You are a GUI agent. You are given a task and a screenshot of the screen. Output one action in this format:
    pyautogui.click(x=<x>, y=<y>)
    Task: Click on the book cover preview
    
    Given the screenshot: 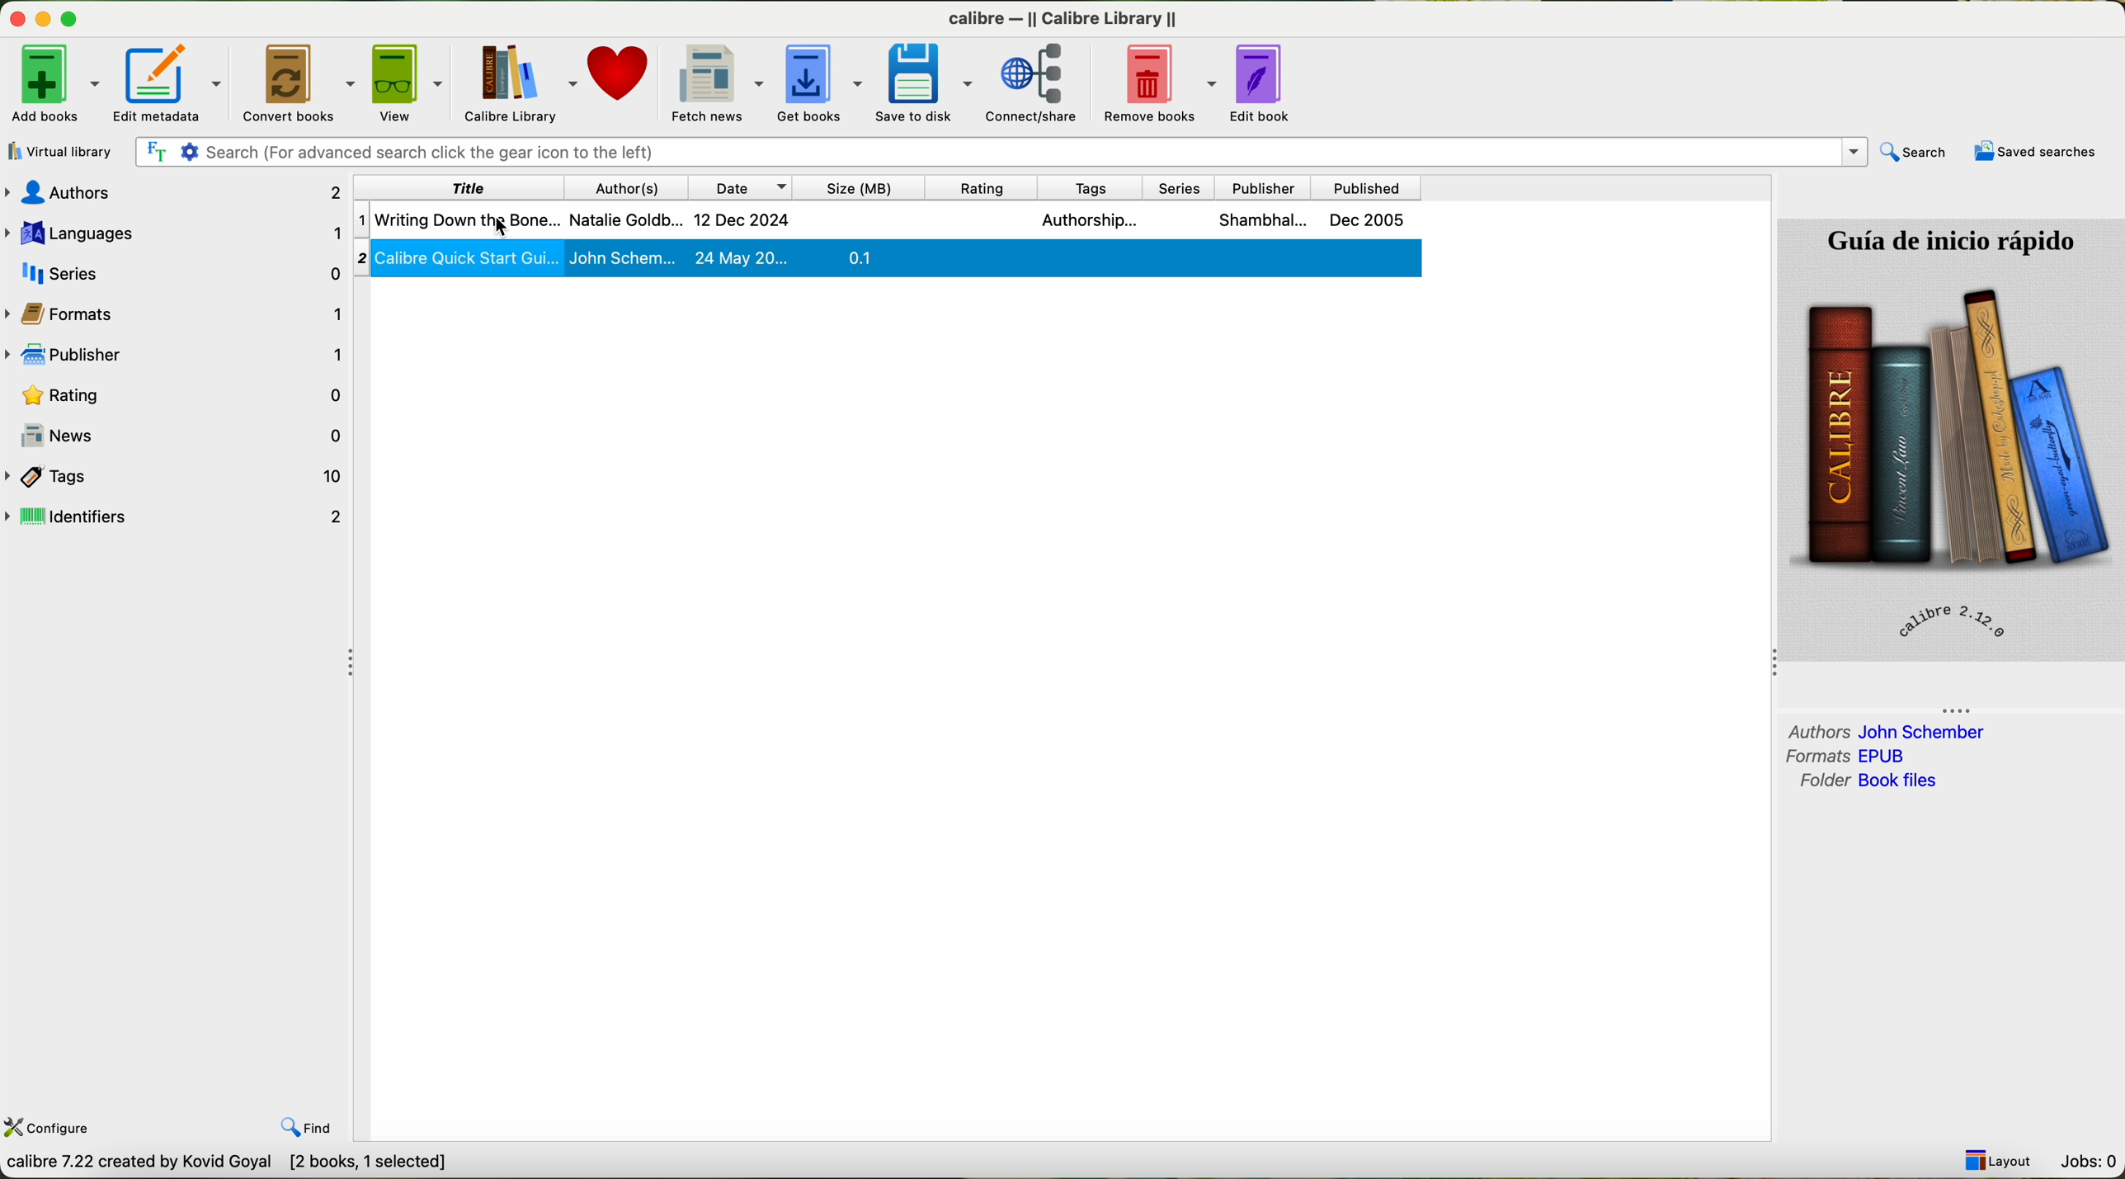 What is the action you would take?
    pyautogui.click(x=1951, y=439)
    